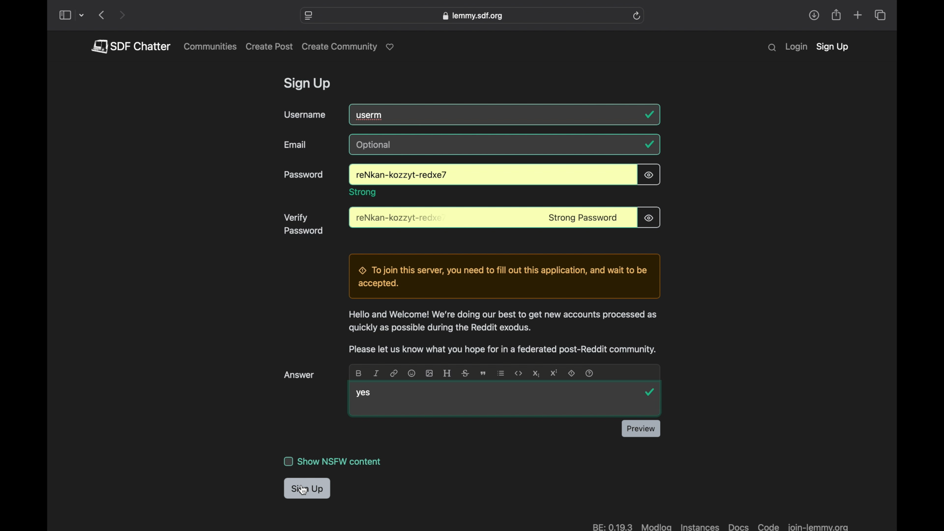 Image resolution: width=944 pixels, height=531 pixels. Describe the element at coordinates (101, 15) in the screenshot. I see `previous page` at that location.